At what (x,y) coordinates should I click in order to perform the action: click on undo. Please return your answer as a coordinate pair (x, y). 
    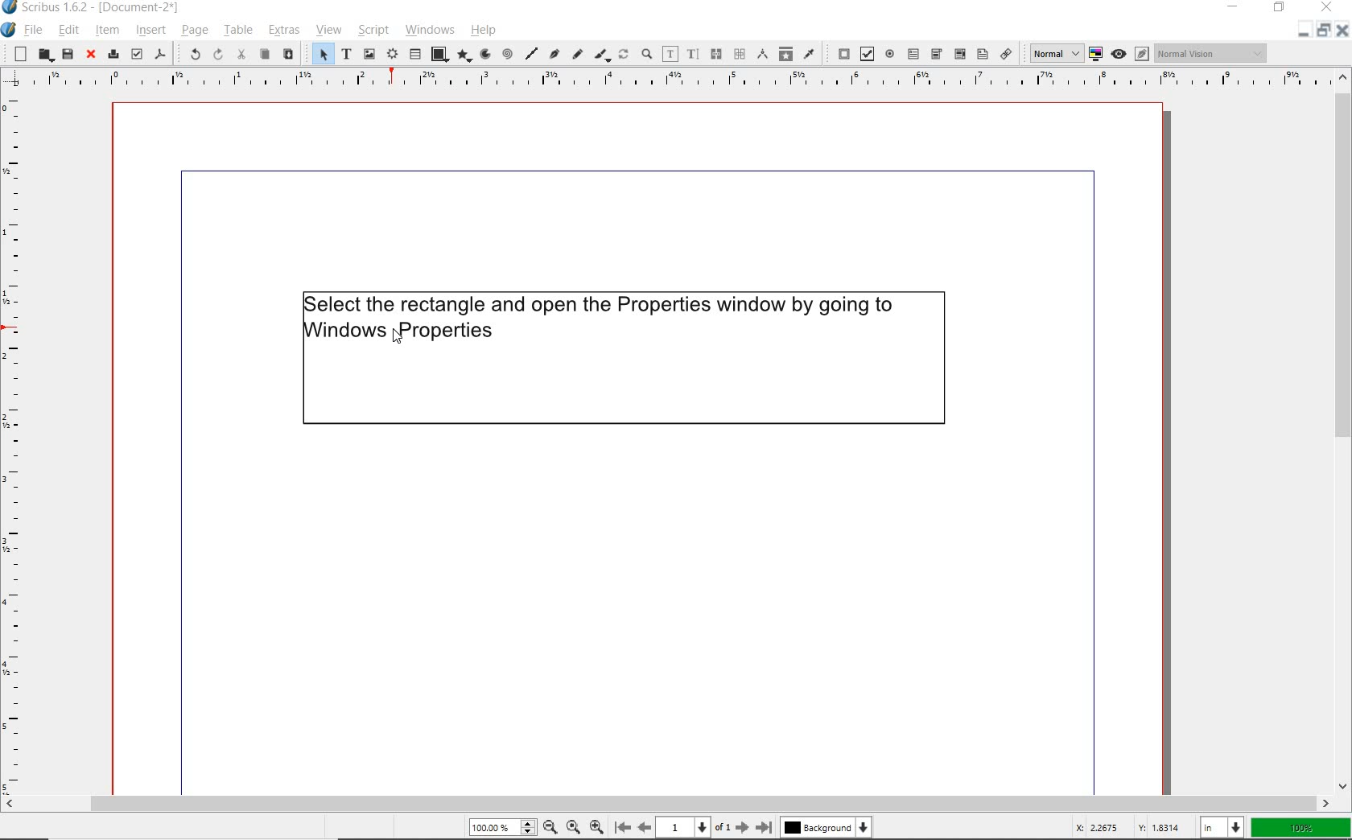
    Looking at the image, I should click on (190, 53).